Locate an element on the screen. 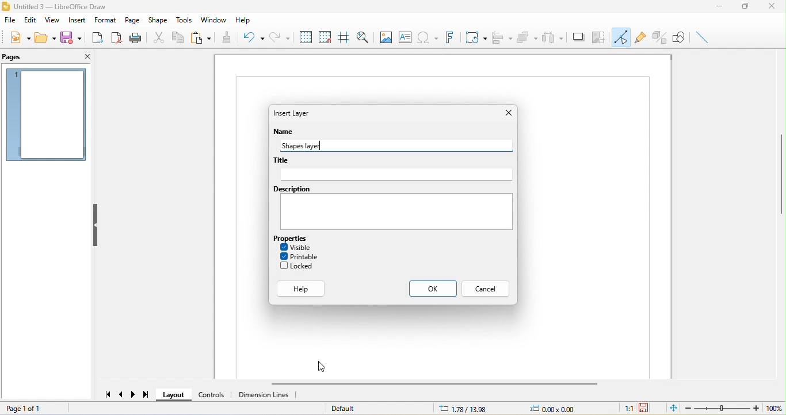  printable is located at coordinates (299, 256).